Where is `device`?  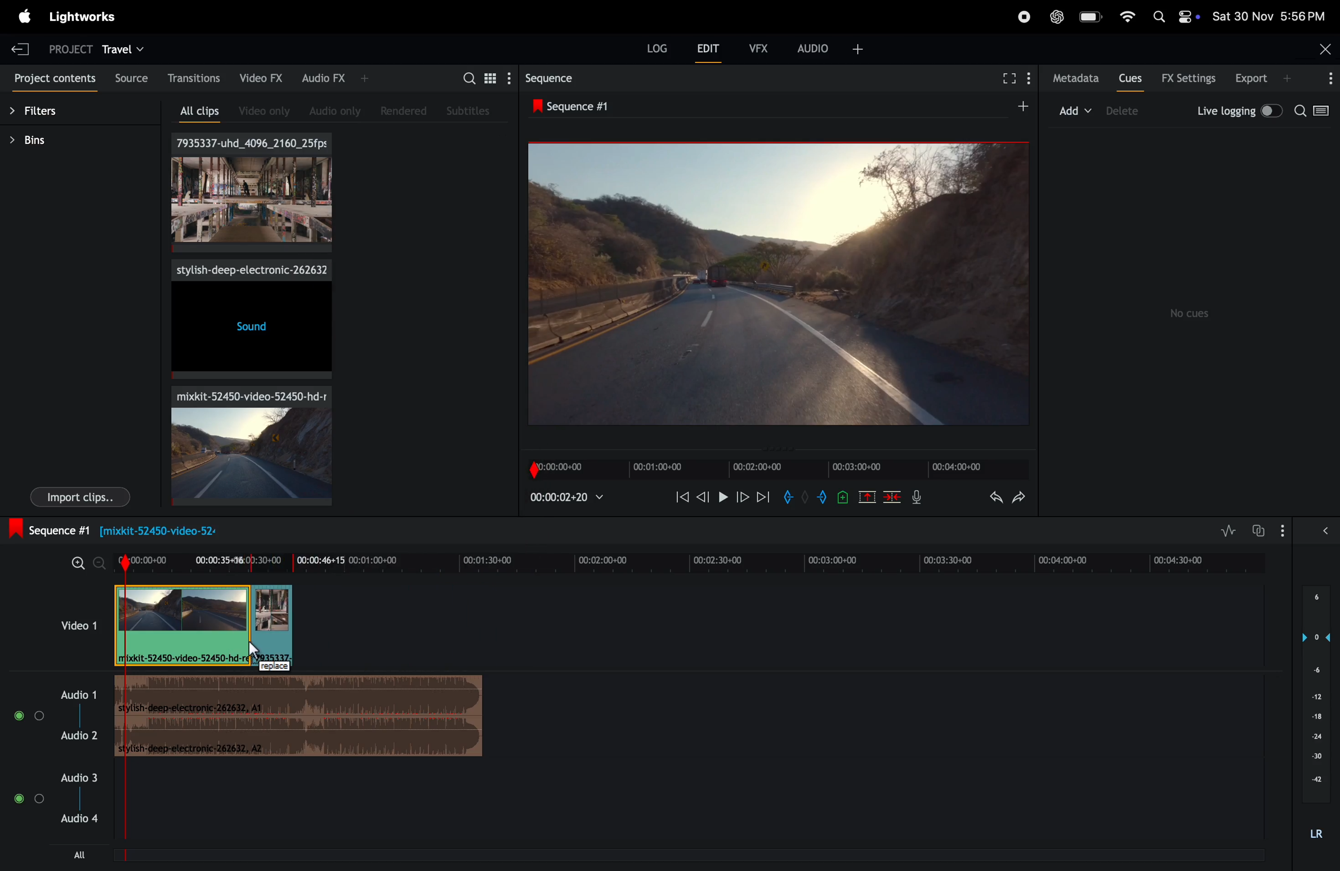
device is located at coordinates (1132, 112).